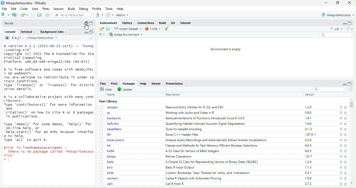 Image resolution: width=356 pixels, height=188 pixels. What do you see at coordinates (97, 9) in the screenshot?
I see `Profile` at bounding box center [97, 9].